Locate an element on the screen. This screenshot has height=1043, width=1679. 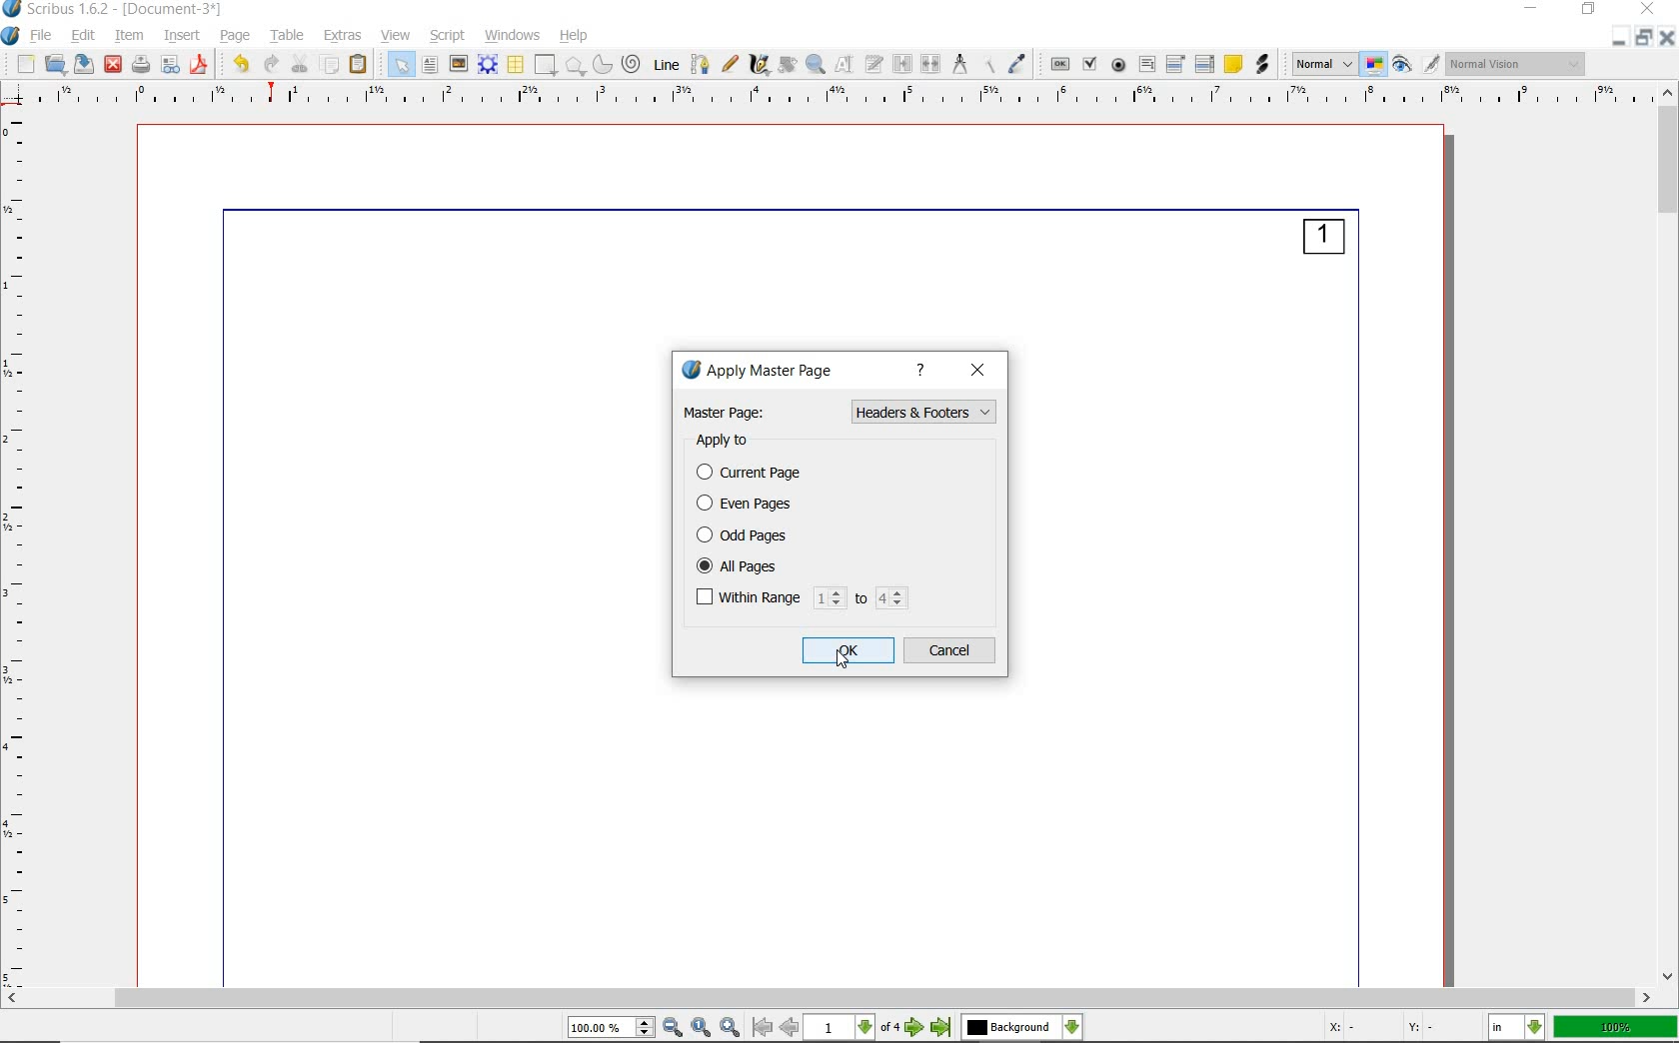
text annotation is located at coordinates (1234, 64).